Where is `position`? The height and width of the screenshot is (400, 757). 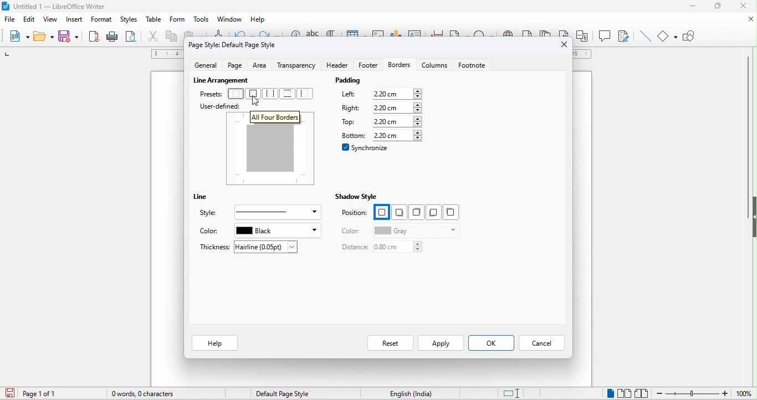 position is located at coordinates (355, 214).